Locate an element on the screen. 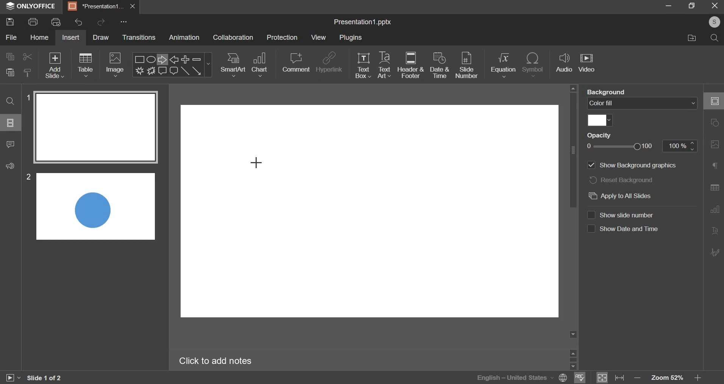 The image size is (724, 384). add slide is located at coordinates (55, 65).